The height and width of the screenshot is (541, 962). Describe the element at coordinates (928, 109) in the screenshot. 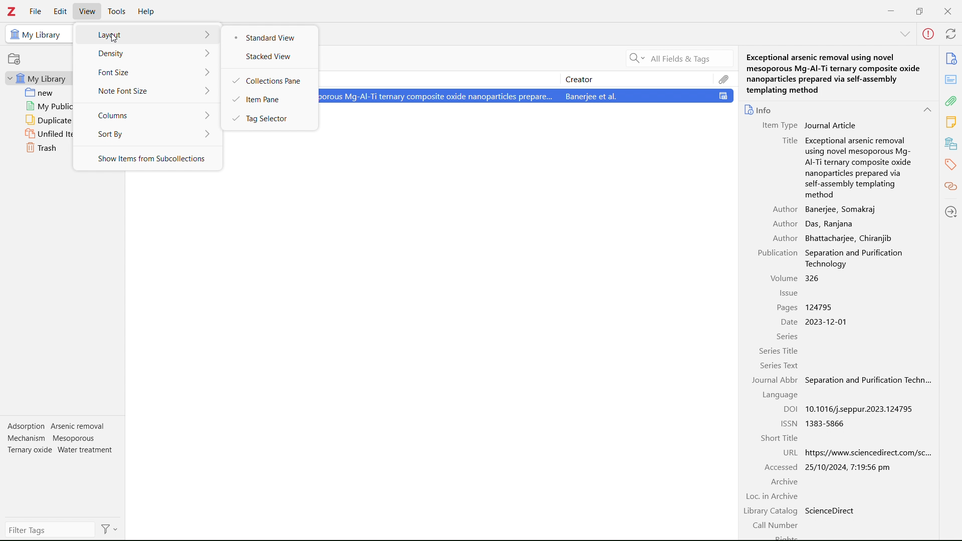

I see `collapse info` at that location.